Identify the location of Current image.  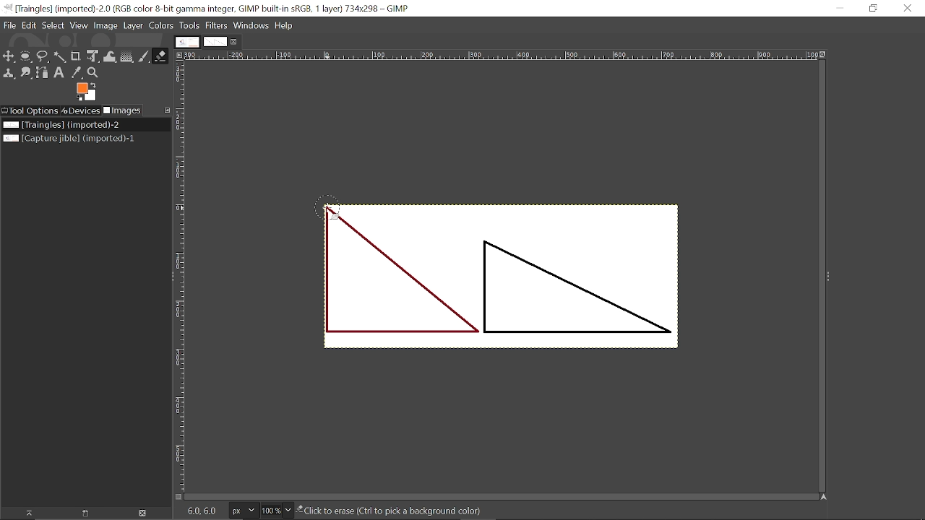
(61, 125).